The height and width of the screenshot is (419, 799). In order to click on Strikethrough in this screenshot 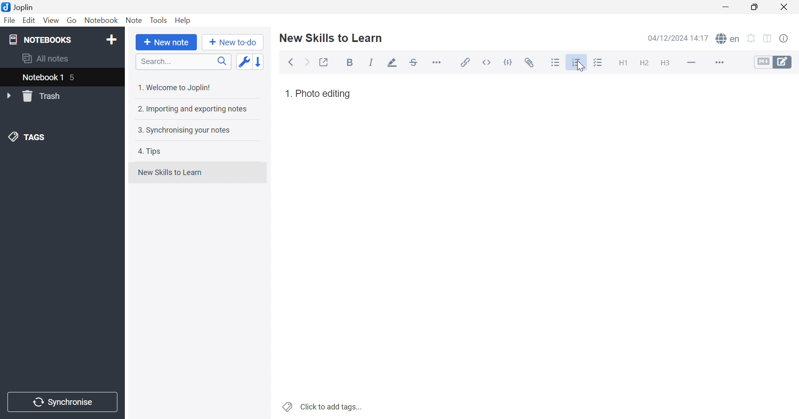, I will do `click(414, 63)`.